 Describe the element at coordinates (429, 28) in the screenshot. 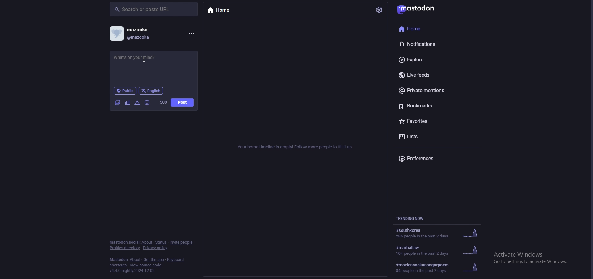

I see `home` at that location.